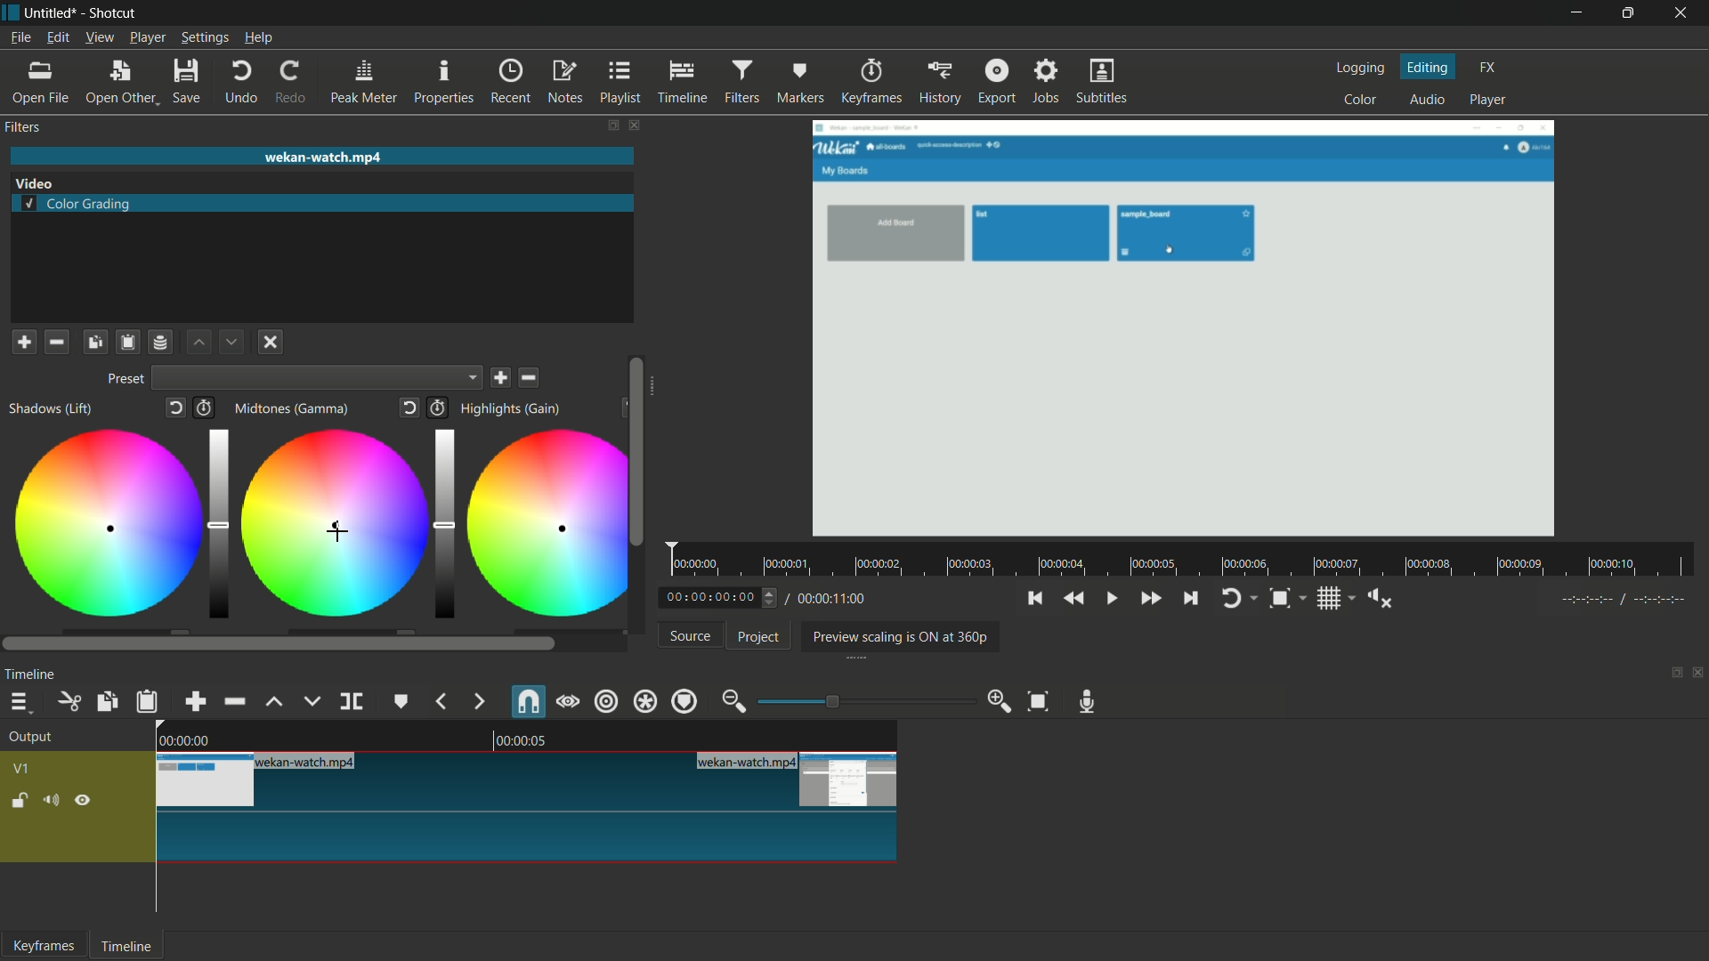  I want to click on zoom out, so click(733, 700).